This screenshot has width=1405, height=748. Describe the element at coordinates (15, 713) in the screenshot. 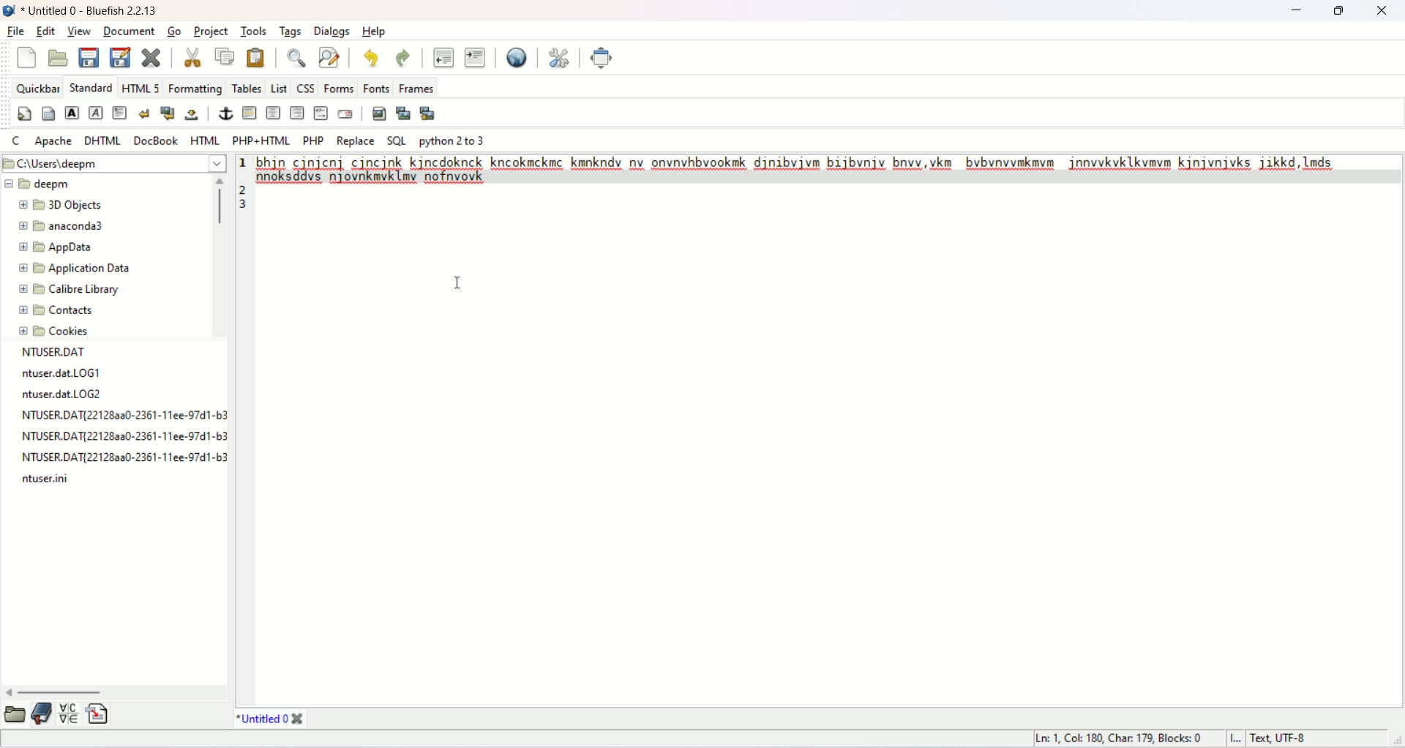

I see `open` at that location.